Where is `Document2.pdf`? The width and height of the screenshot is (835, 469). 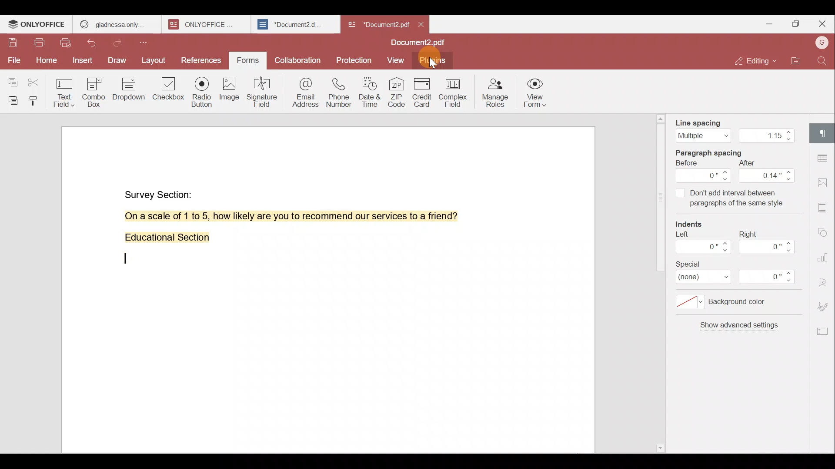 Document2.pdf is located at coordinates (377, 24).